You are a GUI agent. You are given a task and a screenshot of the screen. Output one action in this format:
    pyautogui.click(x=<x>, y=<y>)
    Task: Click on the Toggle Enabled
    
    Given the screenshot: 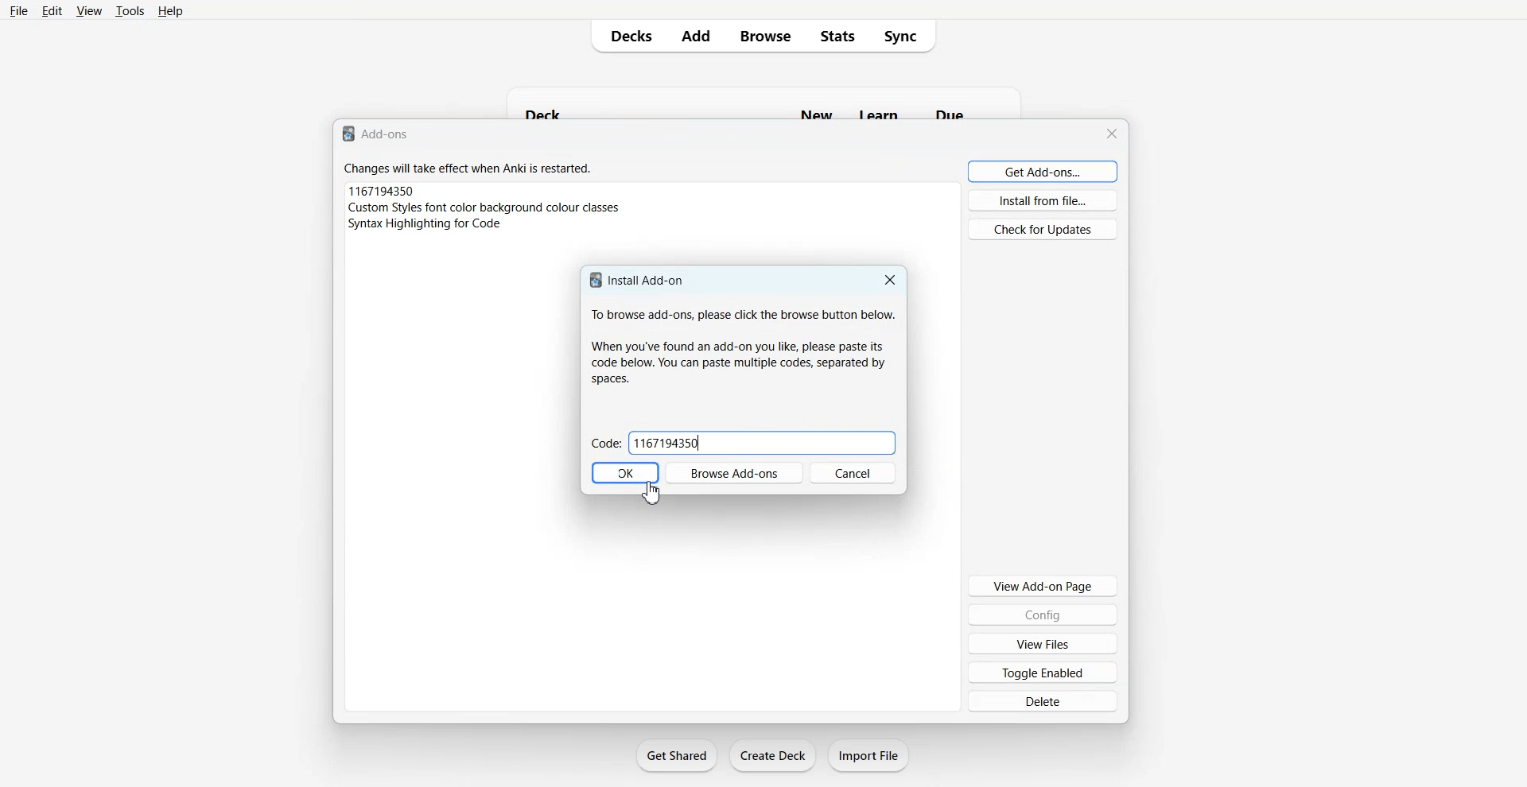 What is the action you would take?
    pyautogui.click(x=1044, y=672)
    